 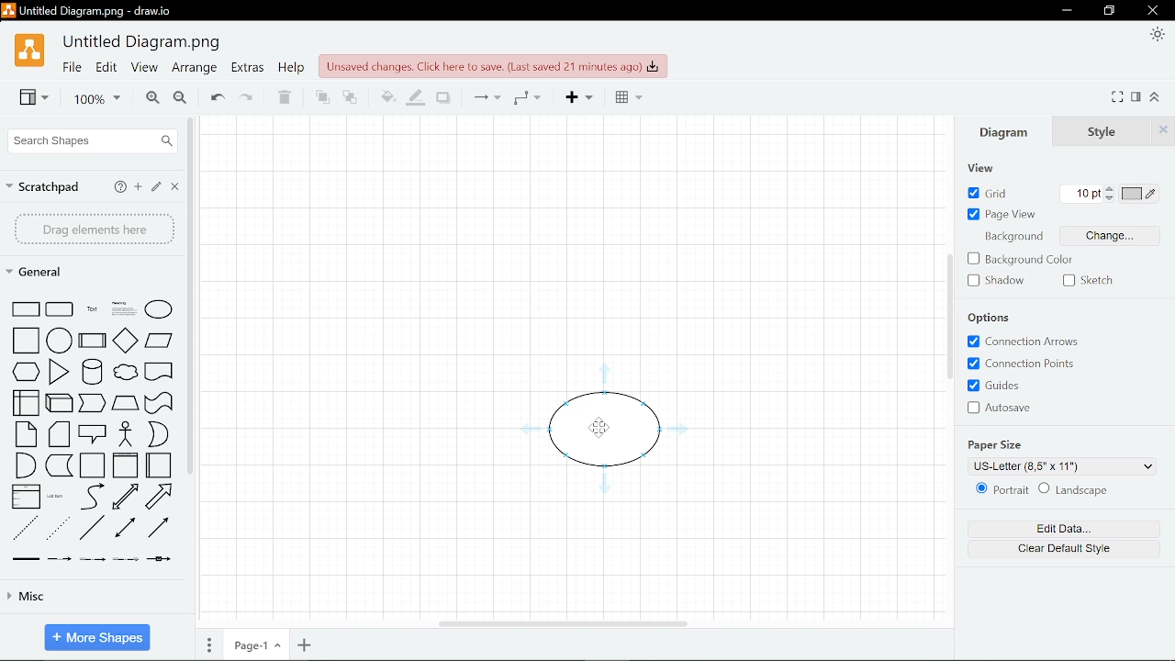 I want to click on Close, so click(x=1152, y=11).